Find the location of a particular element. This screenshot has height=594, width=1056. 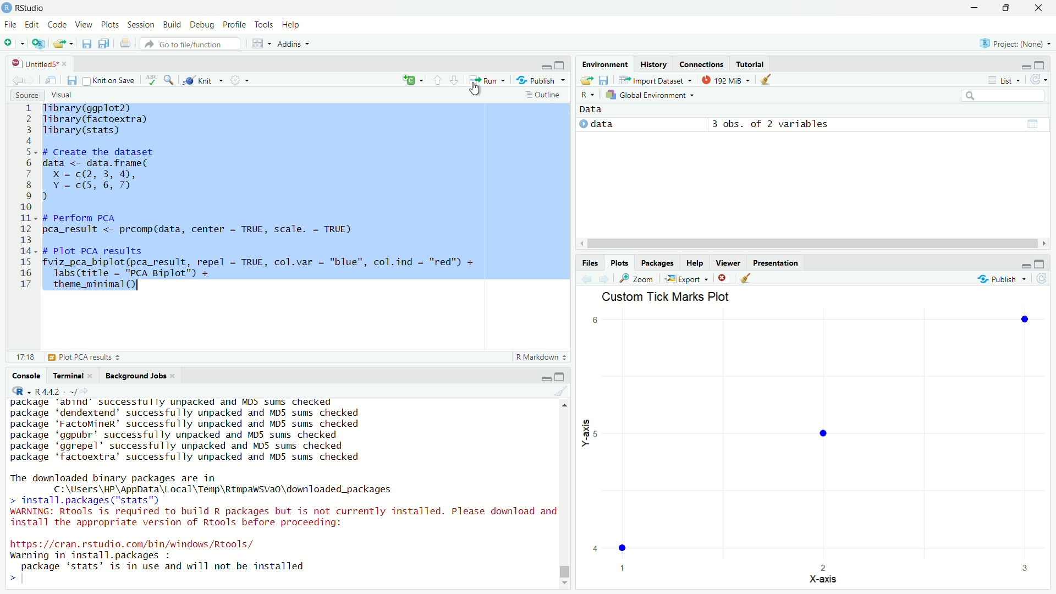

tutorial is located at coordinates (750, 64).